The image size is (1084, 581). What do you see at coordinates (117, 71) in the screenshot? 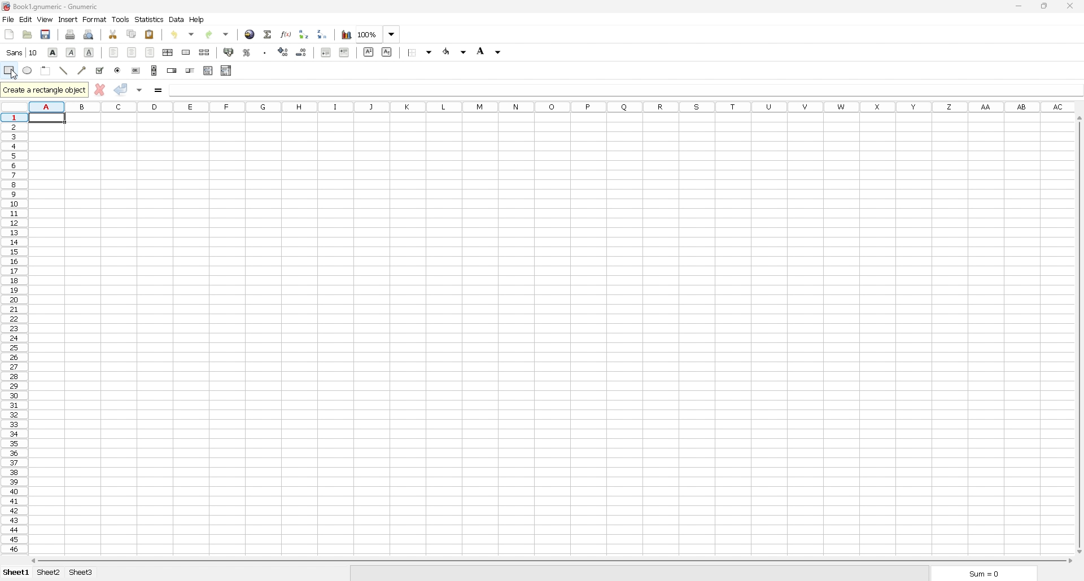
I see `radio button` at bounding box center [117, 71].